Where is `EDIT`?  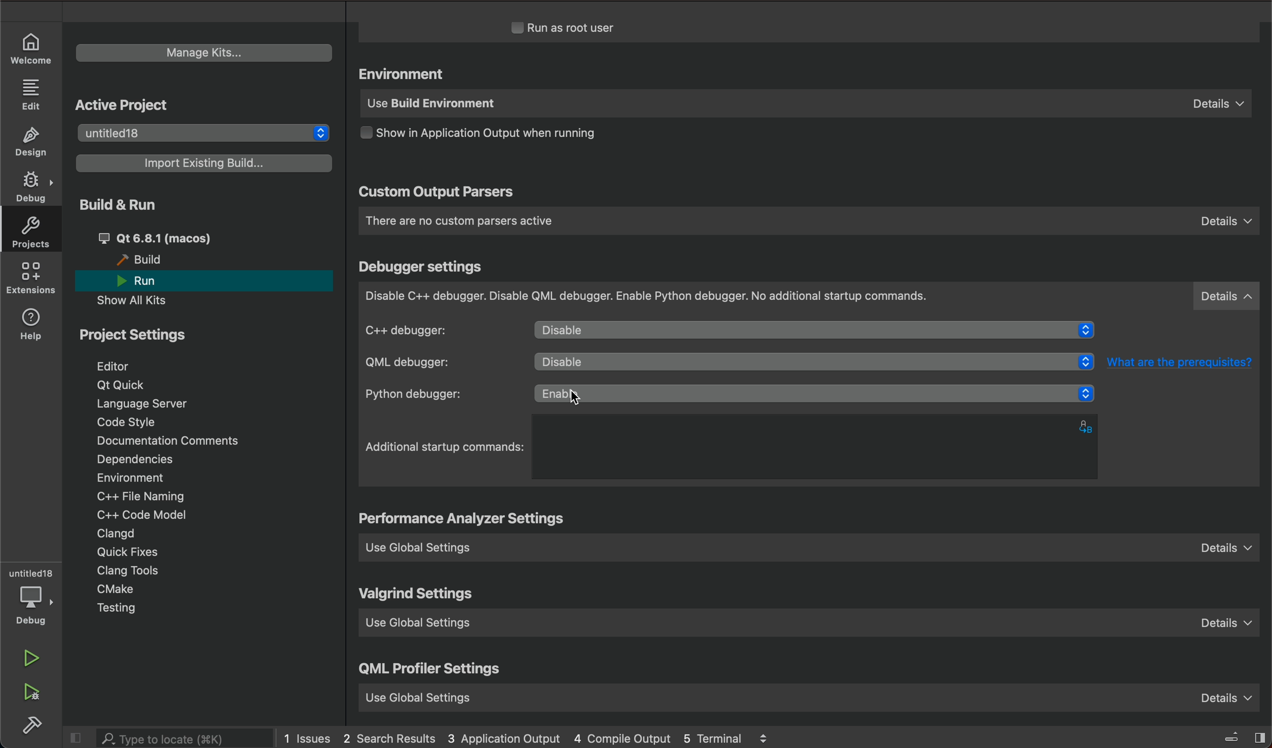 EDIT is located at coordinates (33, 94).